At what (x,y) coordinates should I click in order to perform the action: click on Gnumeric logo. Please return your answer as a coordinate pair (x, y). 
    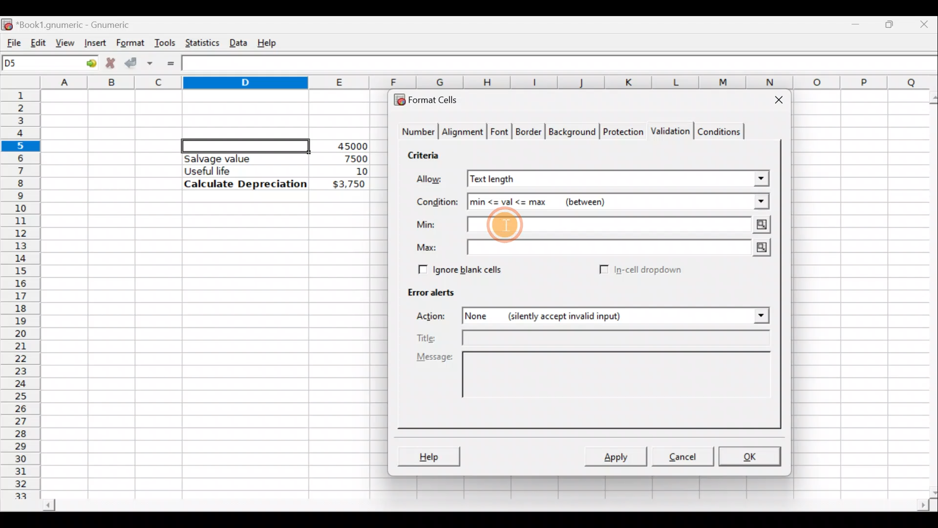
    Looking at the image, I should click on (7, 23).